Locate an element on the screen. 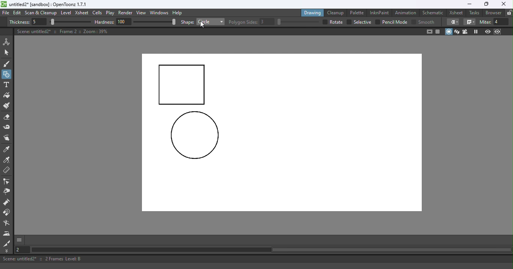  Checkbox  is located at coordinates (413, 21).